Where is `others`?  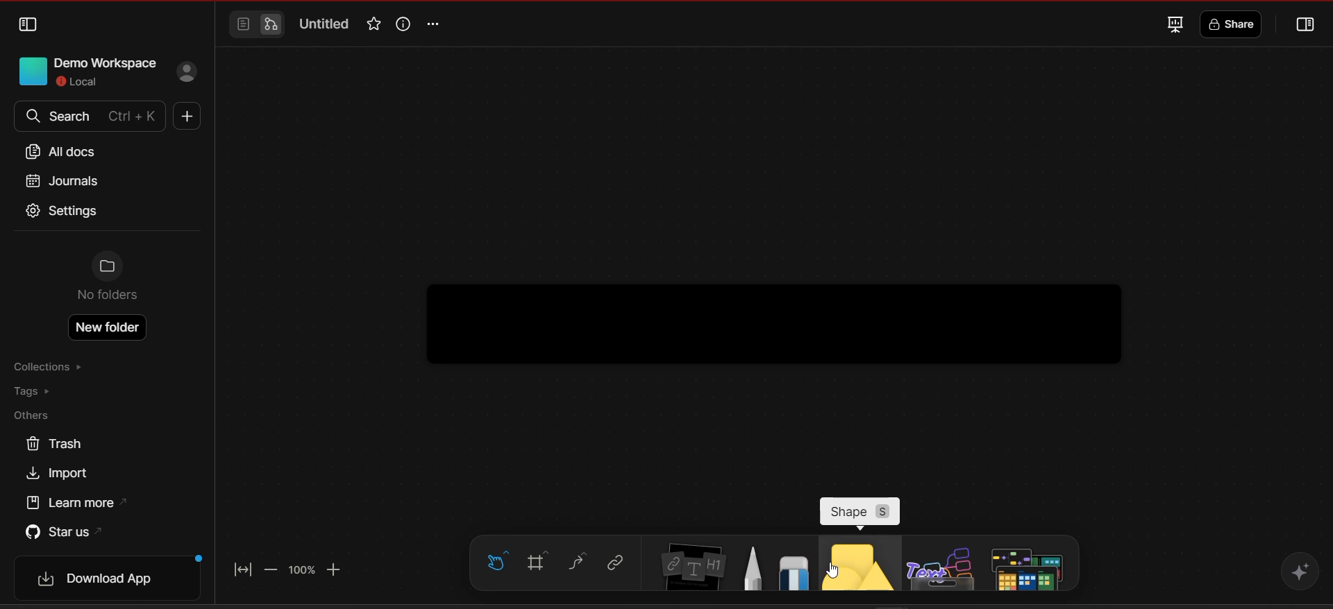 others is located at coordinates (942, 566).